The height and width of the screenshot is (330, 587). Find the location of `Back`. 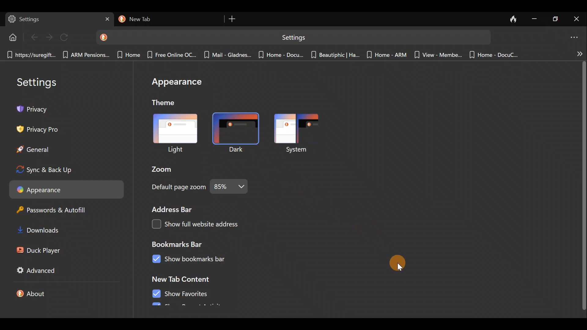

Back is located at coordinates (34, 37).